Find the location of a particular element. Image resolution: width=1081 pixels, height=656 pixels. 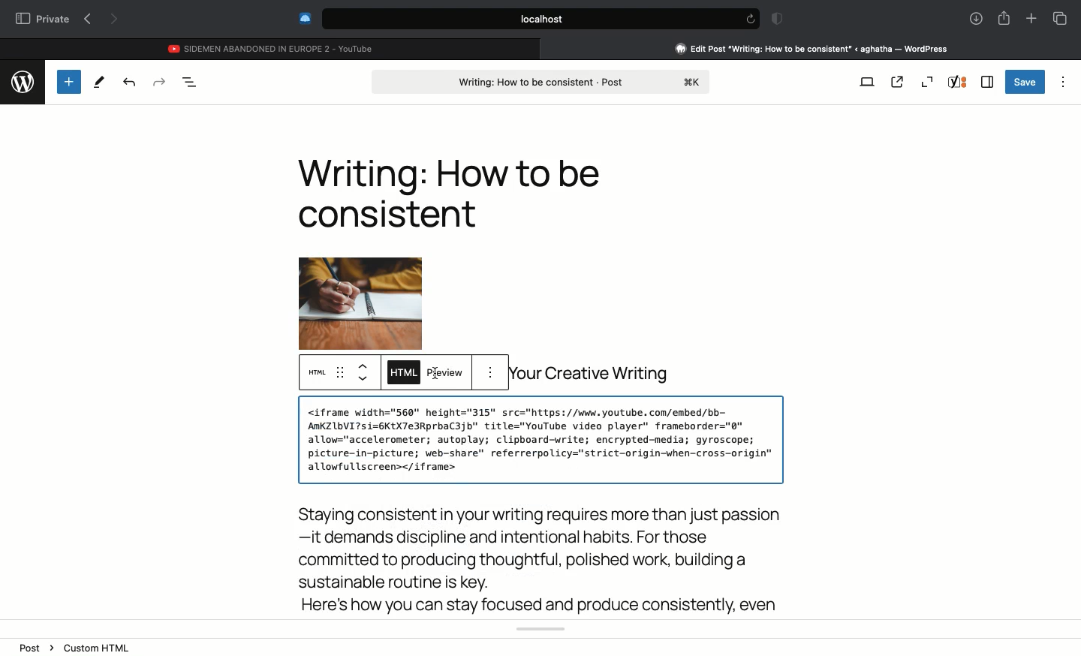

View post is located at coordinates (897, 81).